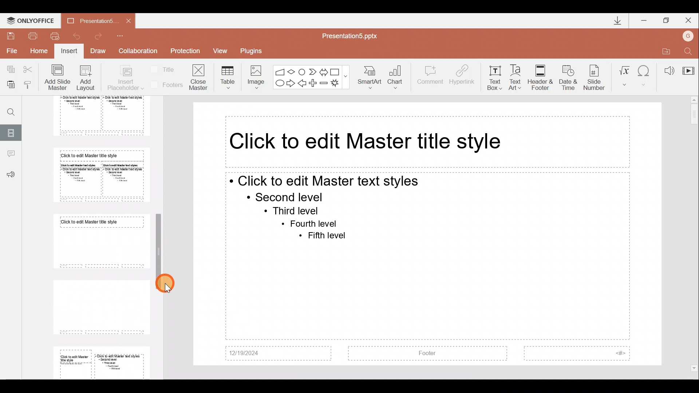 This screenshot has height=393, width=699. I want to click on ONLYOFFICE, so click(30, 19).